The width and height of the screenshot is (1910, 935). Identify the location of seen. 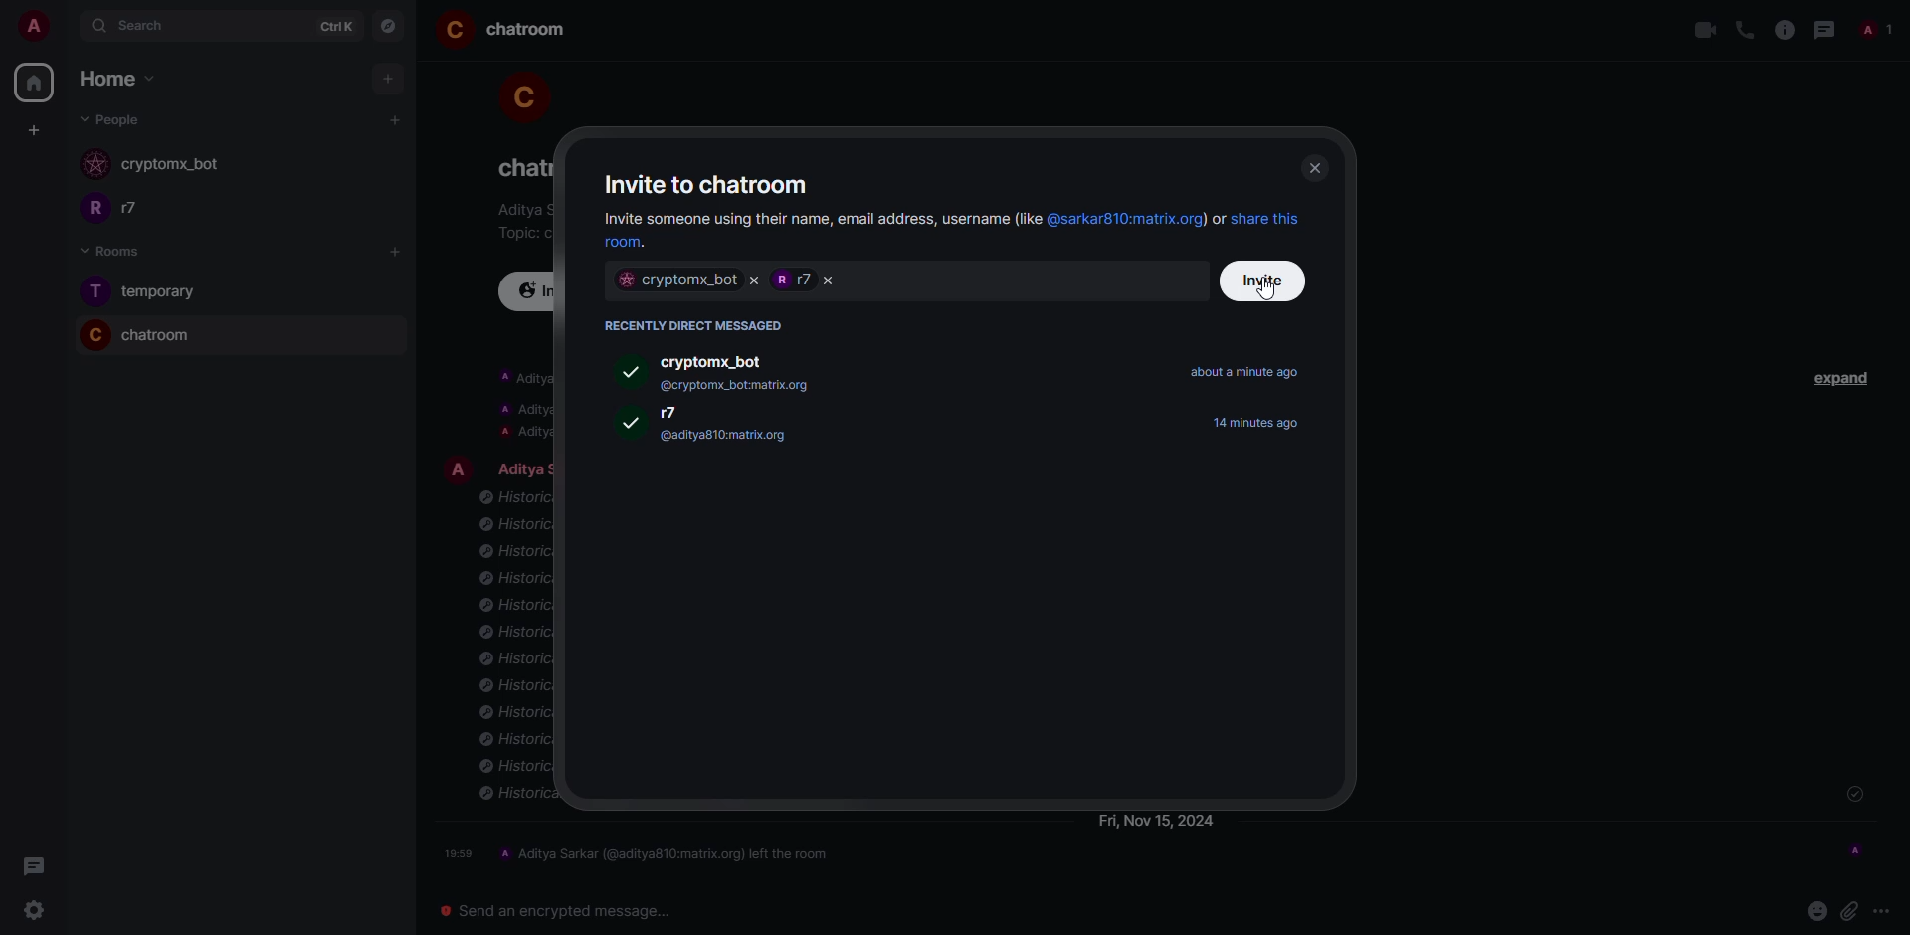
(1855, 848).